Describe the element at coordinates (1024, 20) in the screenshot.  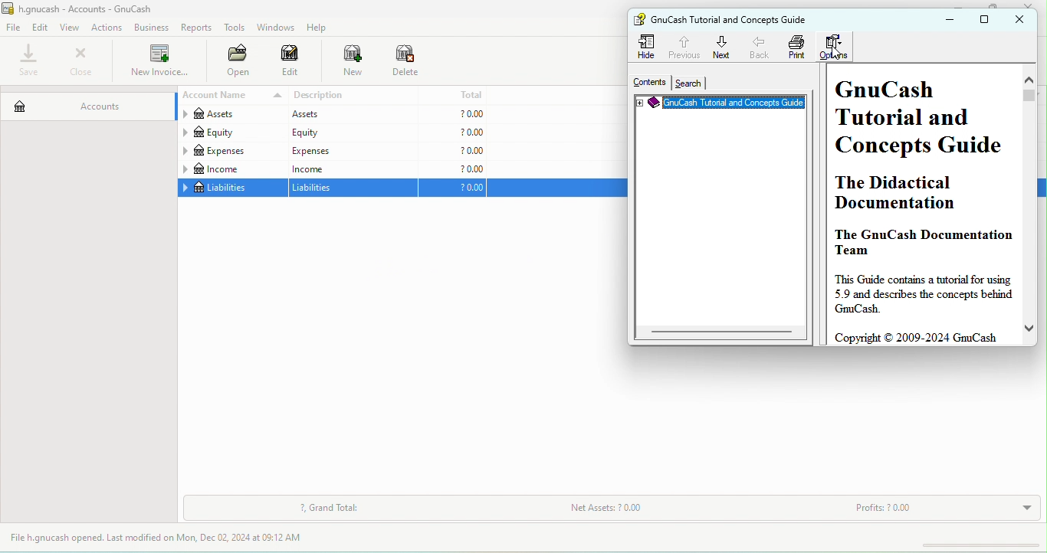
I see `close` at that location.